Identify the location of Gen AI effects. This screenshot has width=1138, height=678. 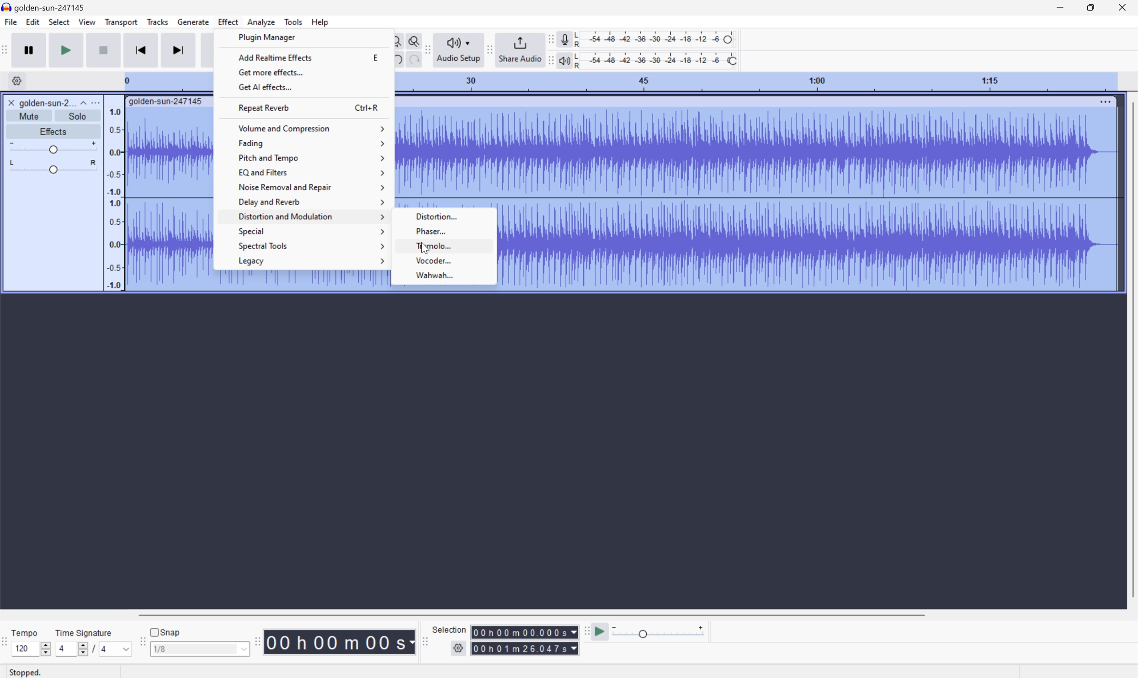
(265, 87).